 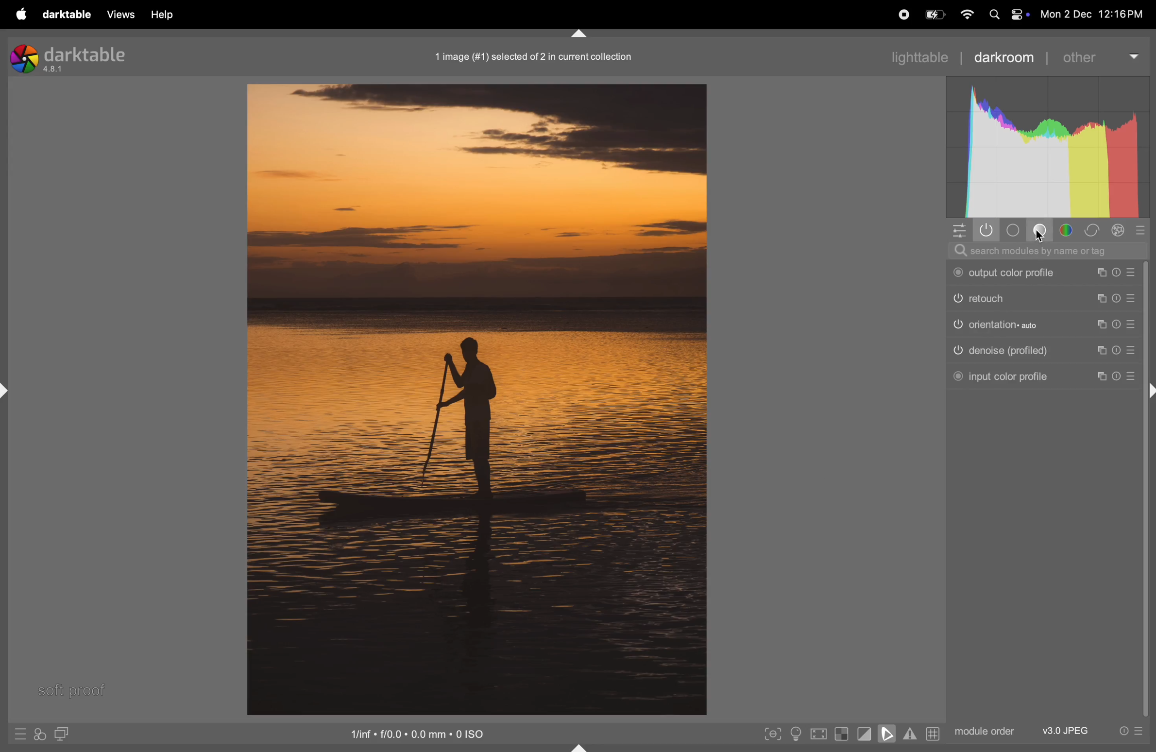 I want to click on retouch, so click(x=1043, y=299).